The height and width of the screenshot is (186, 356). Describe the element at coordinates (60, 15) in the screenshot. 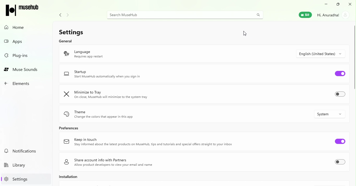

I see `Navigate back` at that location.